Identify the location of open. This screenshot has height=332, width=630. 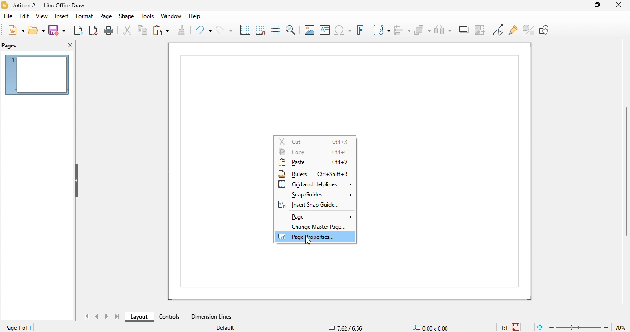
(36, 30).